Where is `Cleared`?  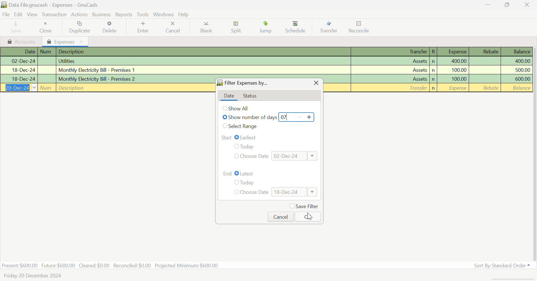
Cleared is located at coordinates (94, 266).